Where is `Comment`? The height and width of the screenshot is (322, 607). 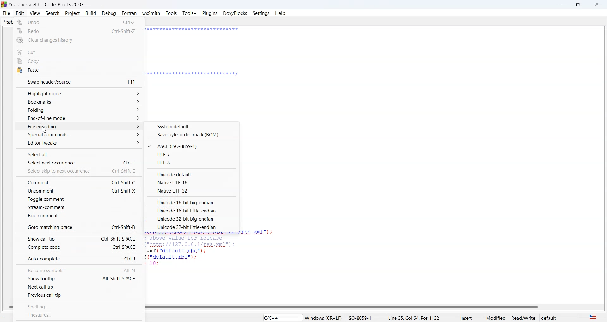
Comment is located at coordinates (79, 182).